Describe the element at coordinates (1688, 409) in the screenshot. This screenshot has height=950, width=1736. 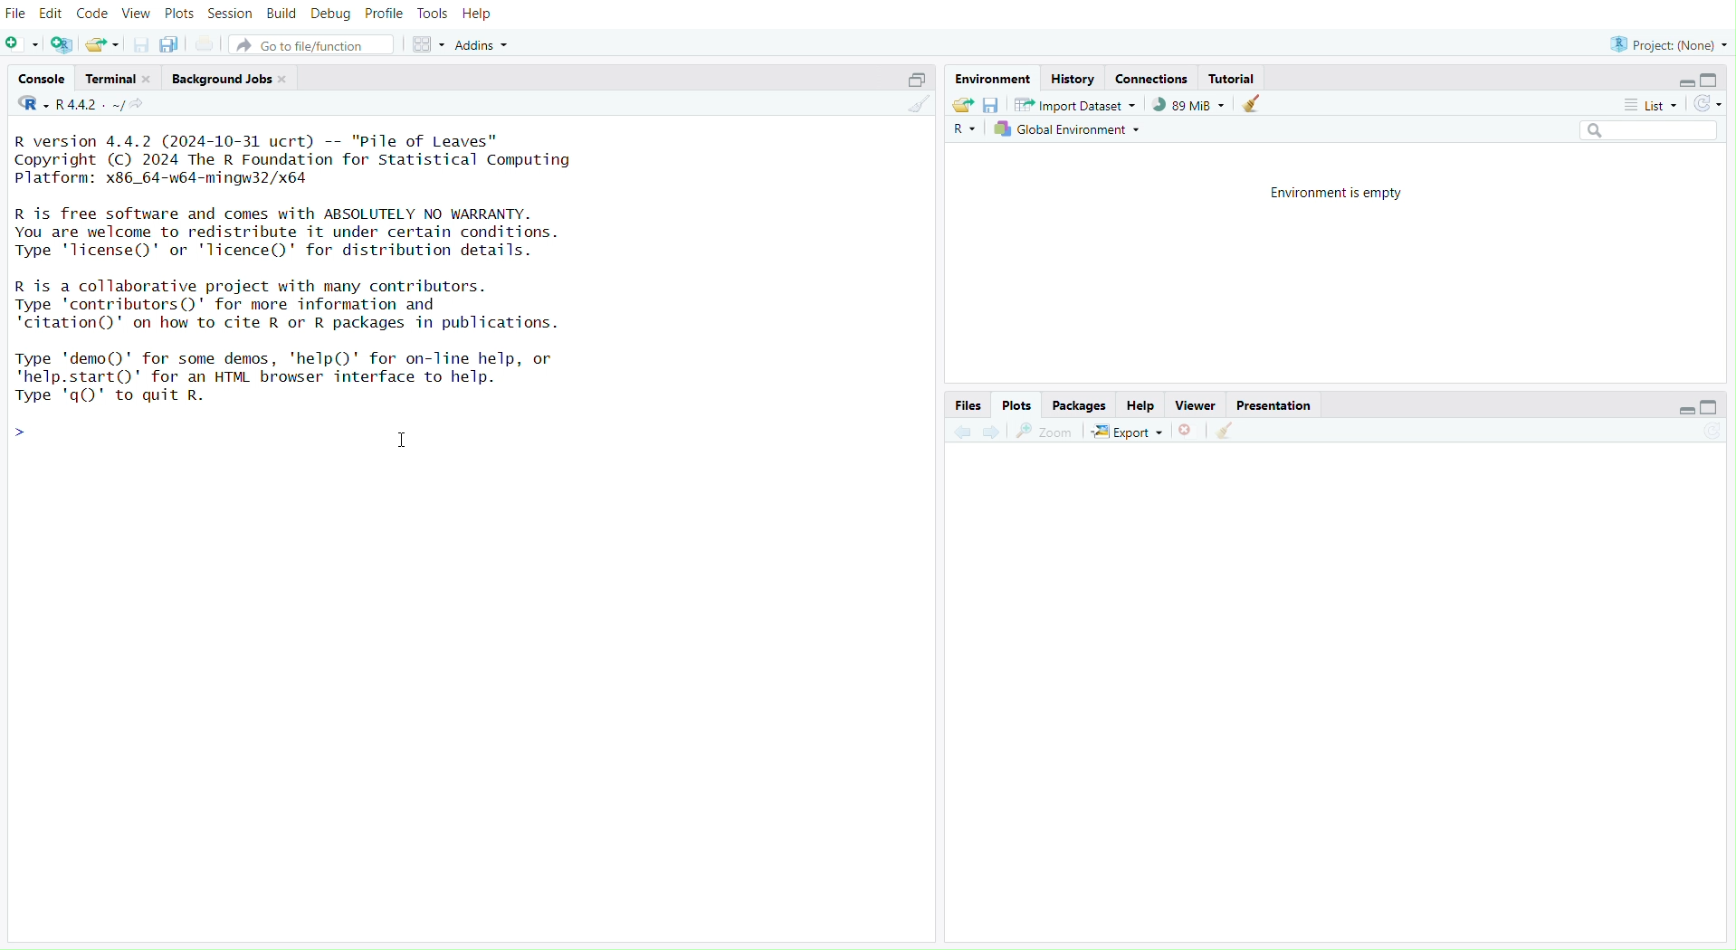
I see `Minimize` at that location.